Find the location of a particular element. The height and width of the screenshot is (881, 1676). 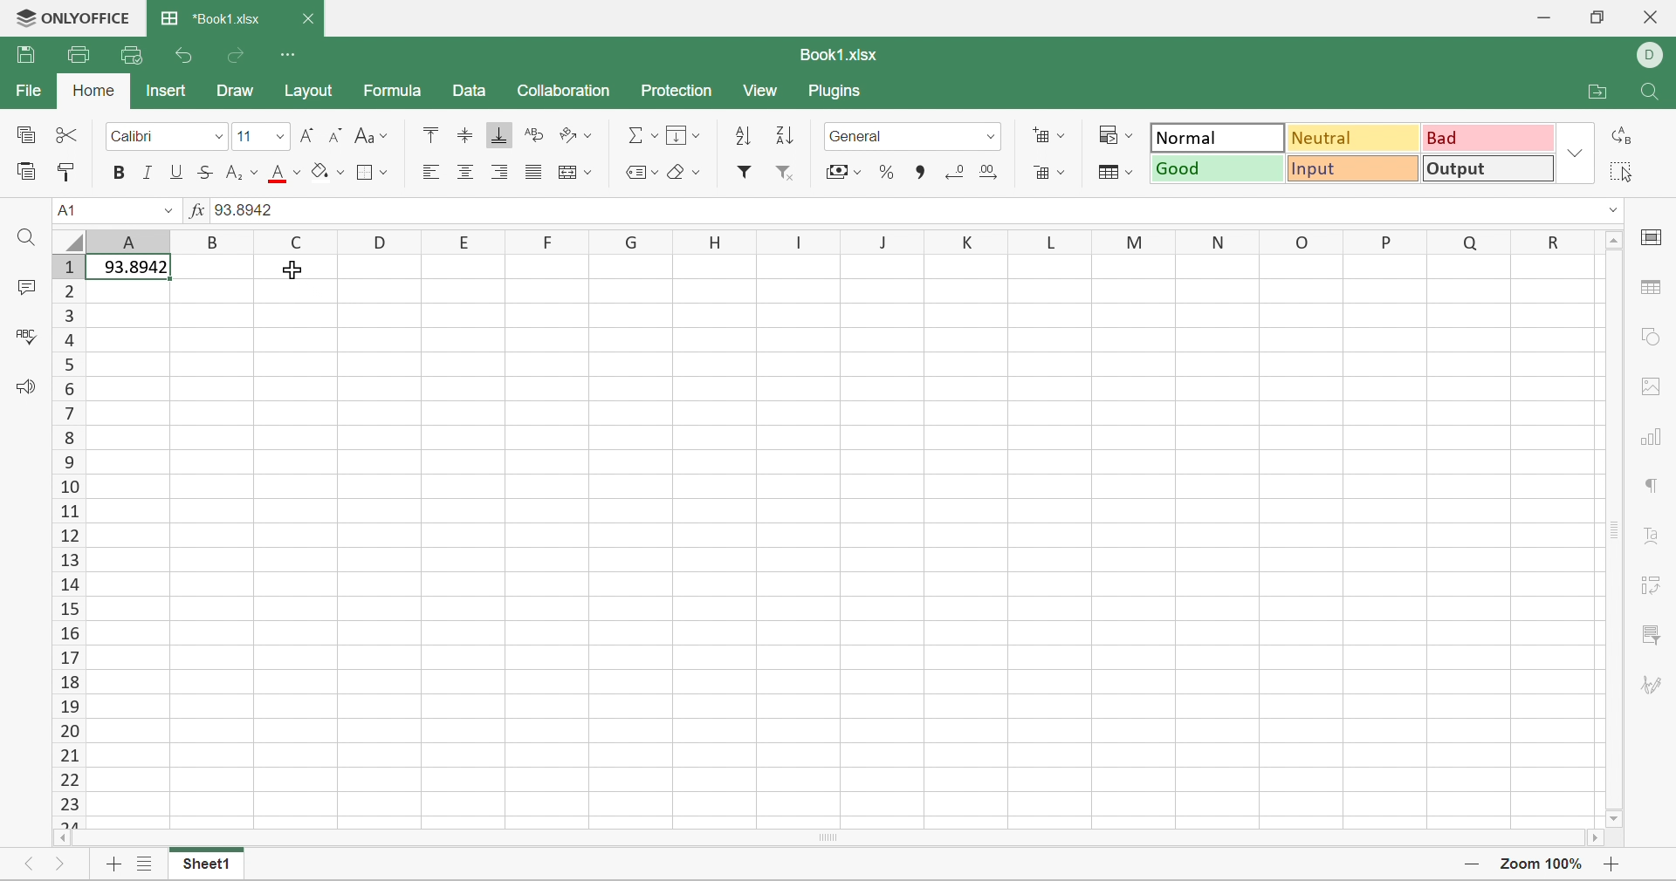

Merge and center is located at coordinates (575, 171).